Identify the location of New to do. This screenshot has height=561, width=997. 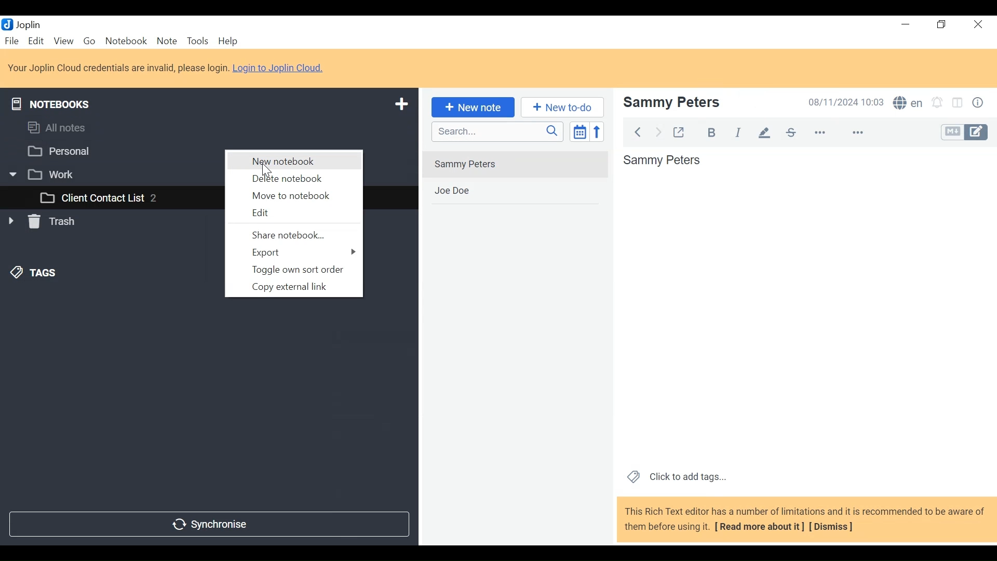
(560, 108).